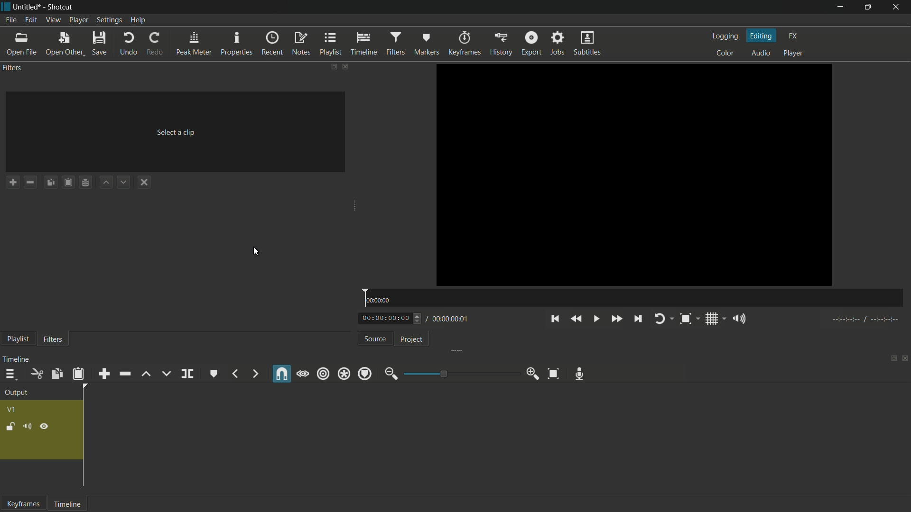 The image size is (911, 512). What do you see at coordinates (579, 374) in the screenshot?
I see `record audio` at bounding box center [579, 374].